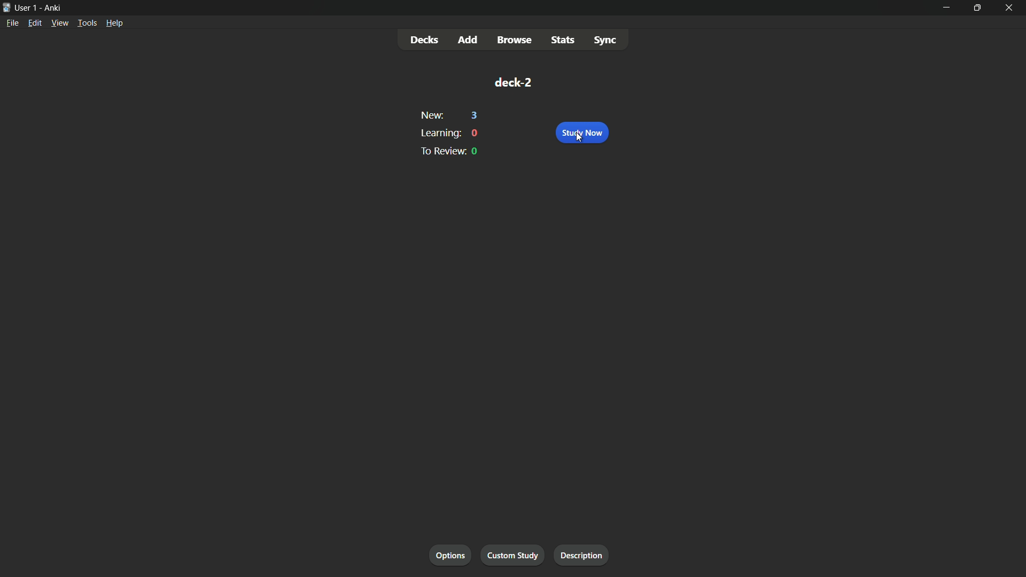 The width and height of the screenshot is (1026, 577). What do you see at coordinates (27, 8) in the screenshot?
I see `user 1` at bounding box center [27, 8].